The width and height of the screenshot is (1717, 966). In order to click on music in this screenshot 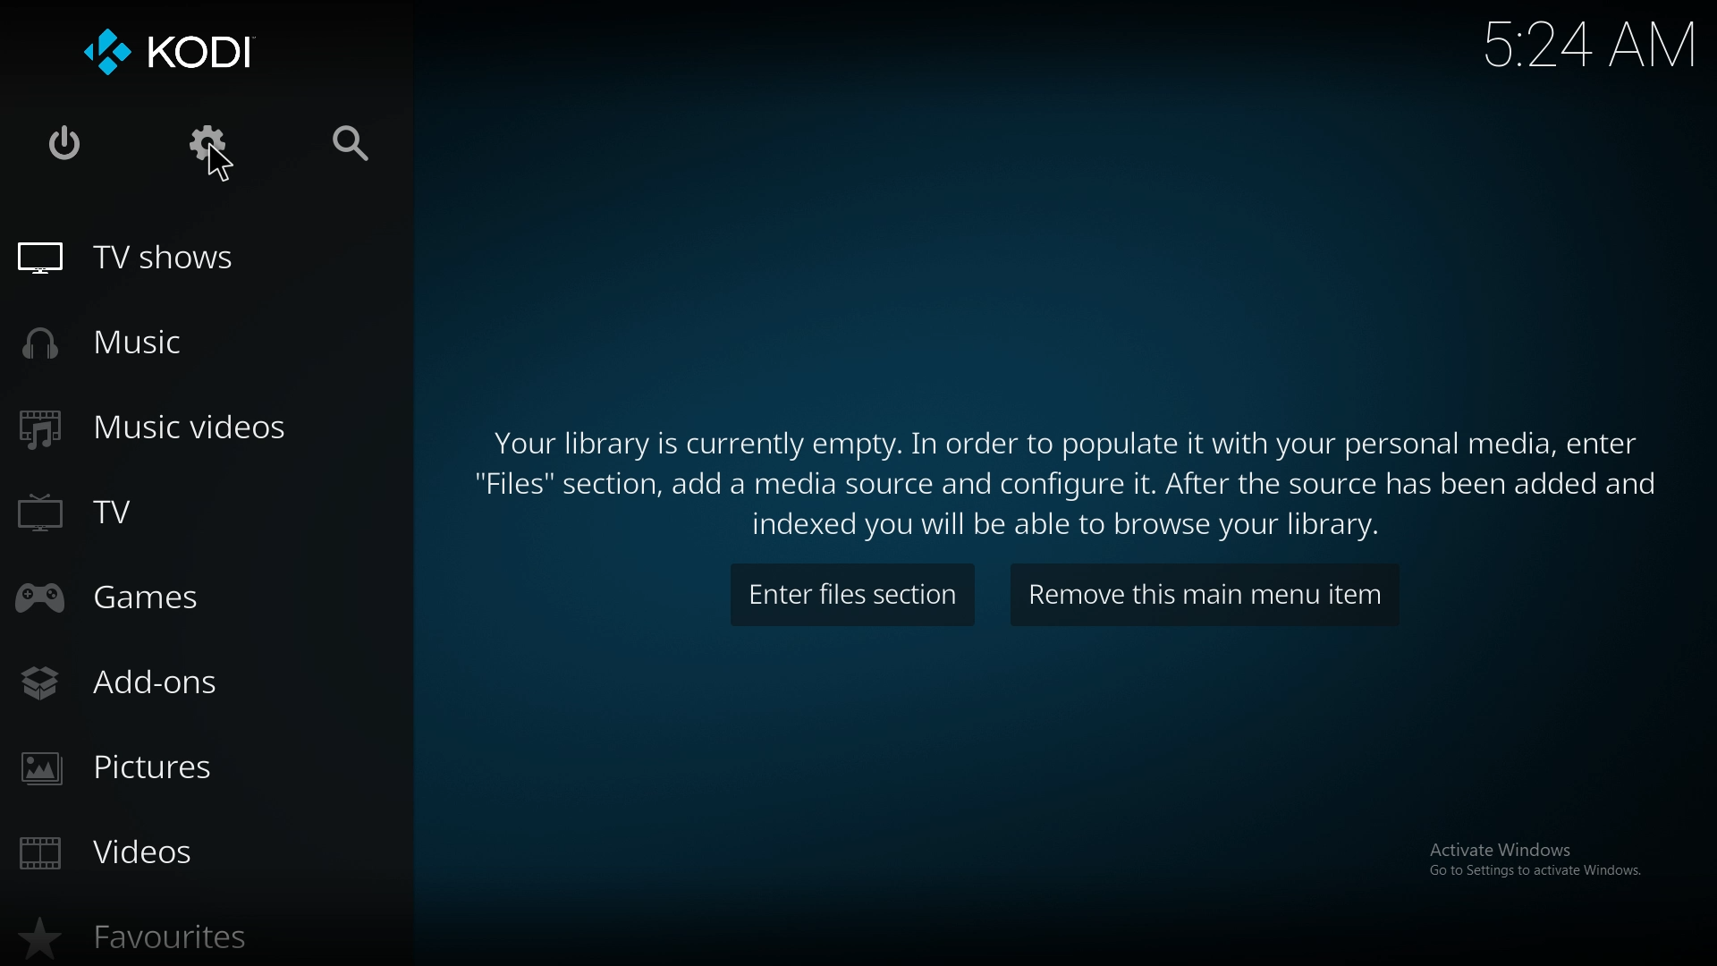, I will do `click(127, 343)`.